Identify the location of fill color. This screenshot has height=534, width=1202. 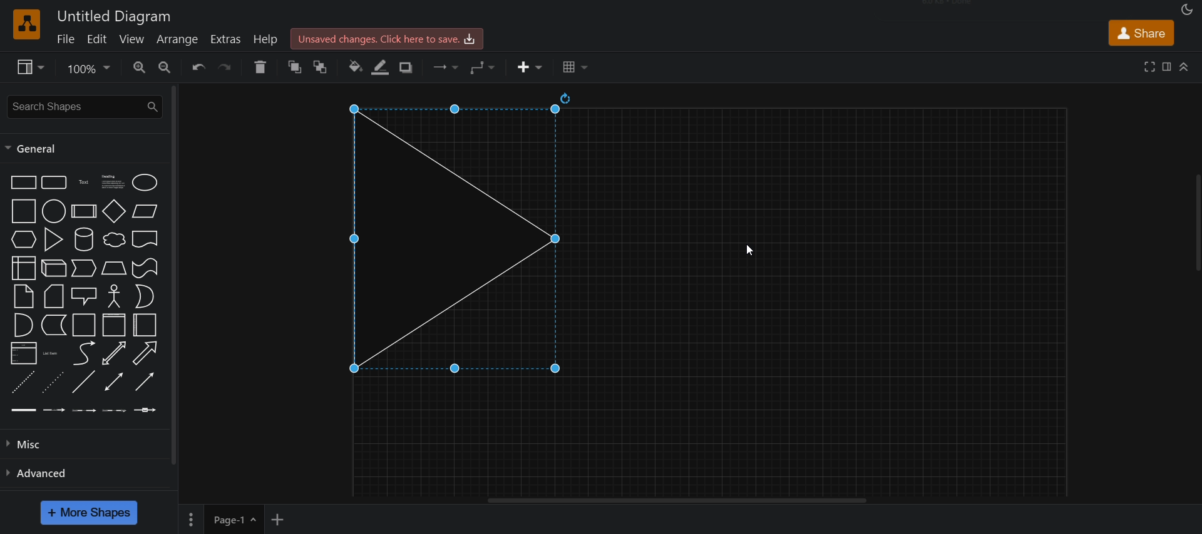
(354, 66).